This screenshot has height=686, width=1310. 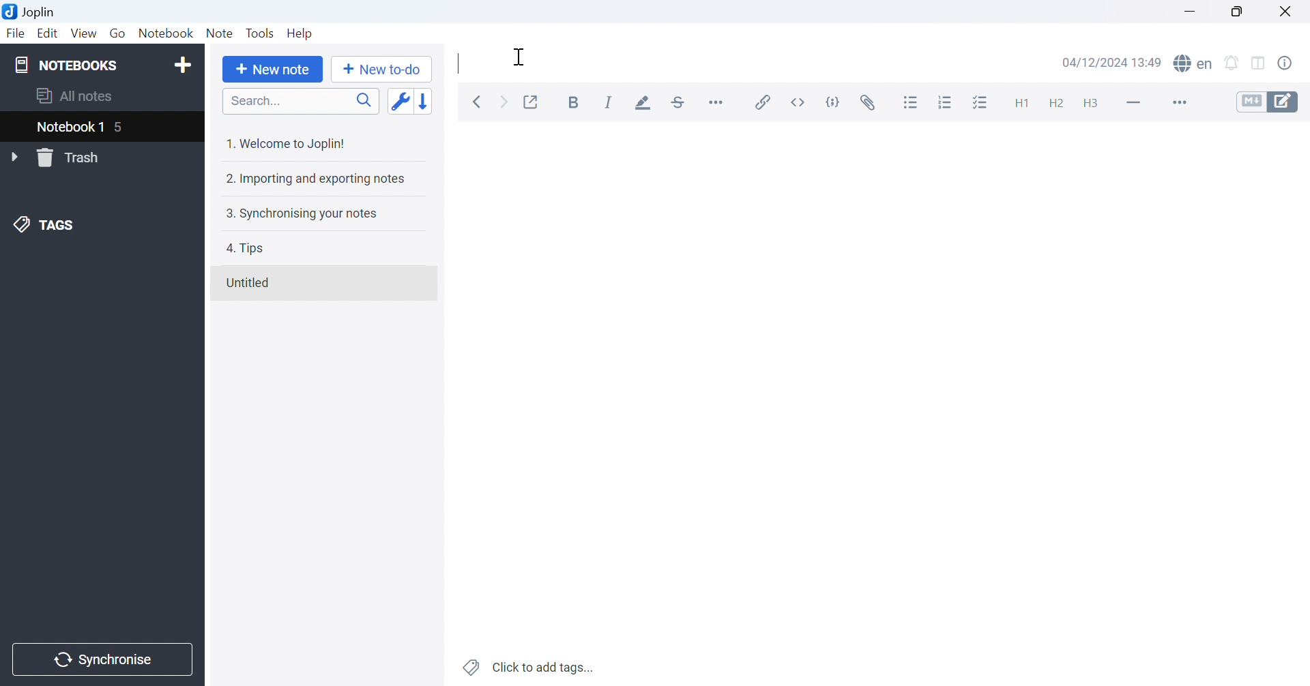 What do you see at coordinates (718, 102) in the screenshot?
I see `Horizontal` at bounding box center [718, 102].